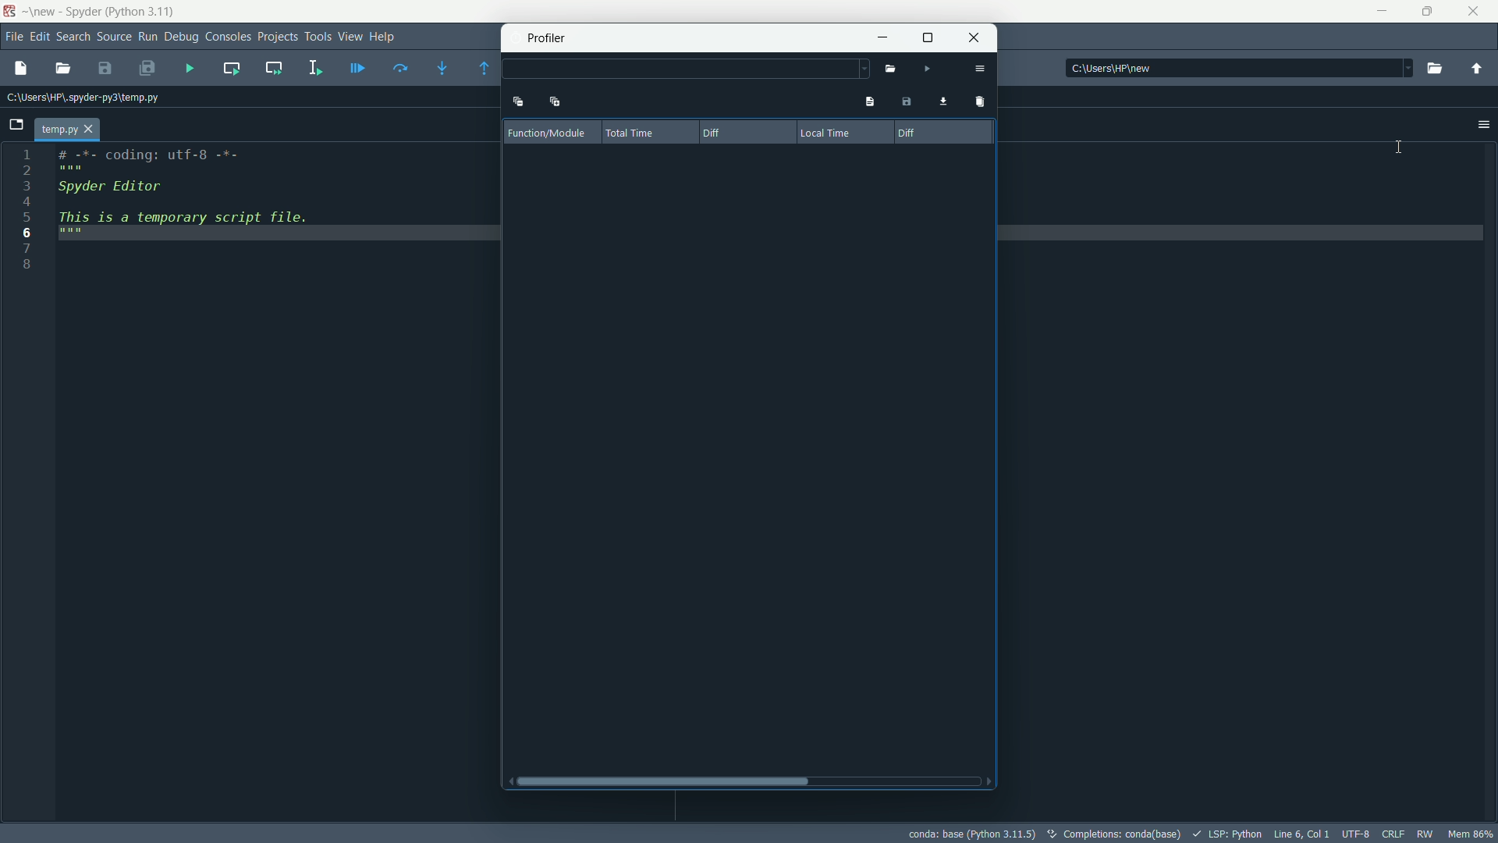  I want to click on completions: conda (base), so click(1113, 832).